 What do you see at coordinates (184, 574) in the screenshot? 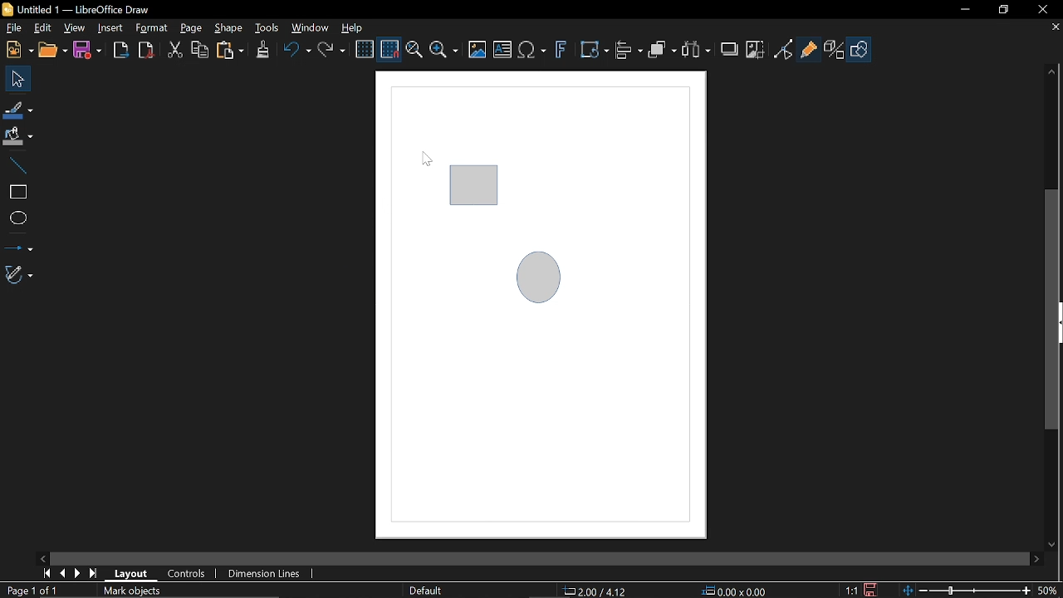
I see `Controls` at bounding box center [184, 574].